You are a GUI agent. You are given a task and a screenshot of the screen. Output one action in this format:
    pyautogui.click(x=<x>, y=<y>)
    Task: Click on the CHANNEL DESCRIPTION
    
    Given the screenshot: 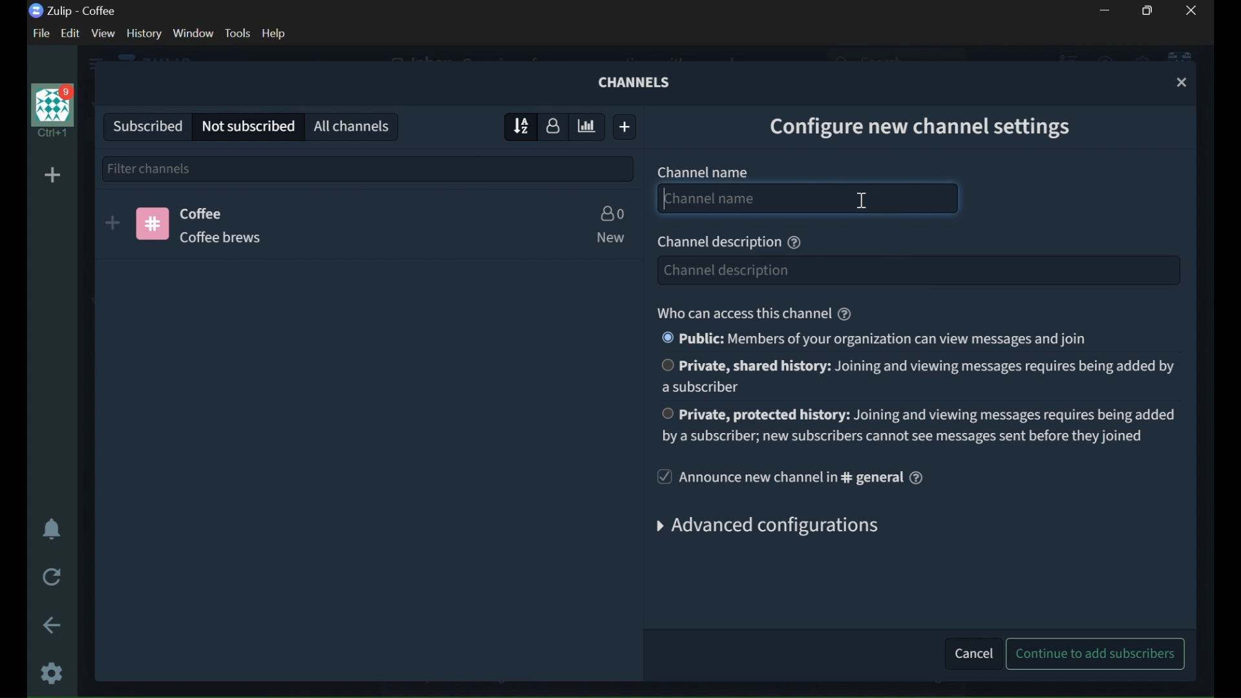 What is the action you would take?
    pyautogui.click(x=234, y=237)
    